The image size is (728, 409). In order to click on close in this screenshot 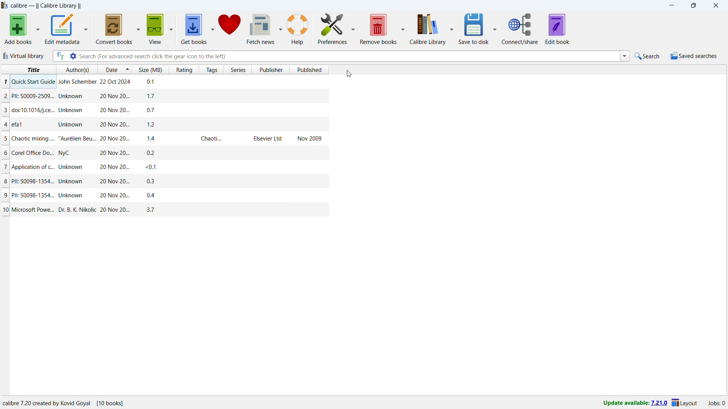, I will do `click(717, 5)`.